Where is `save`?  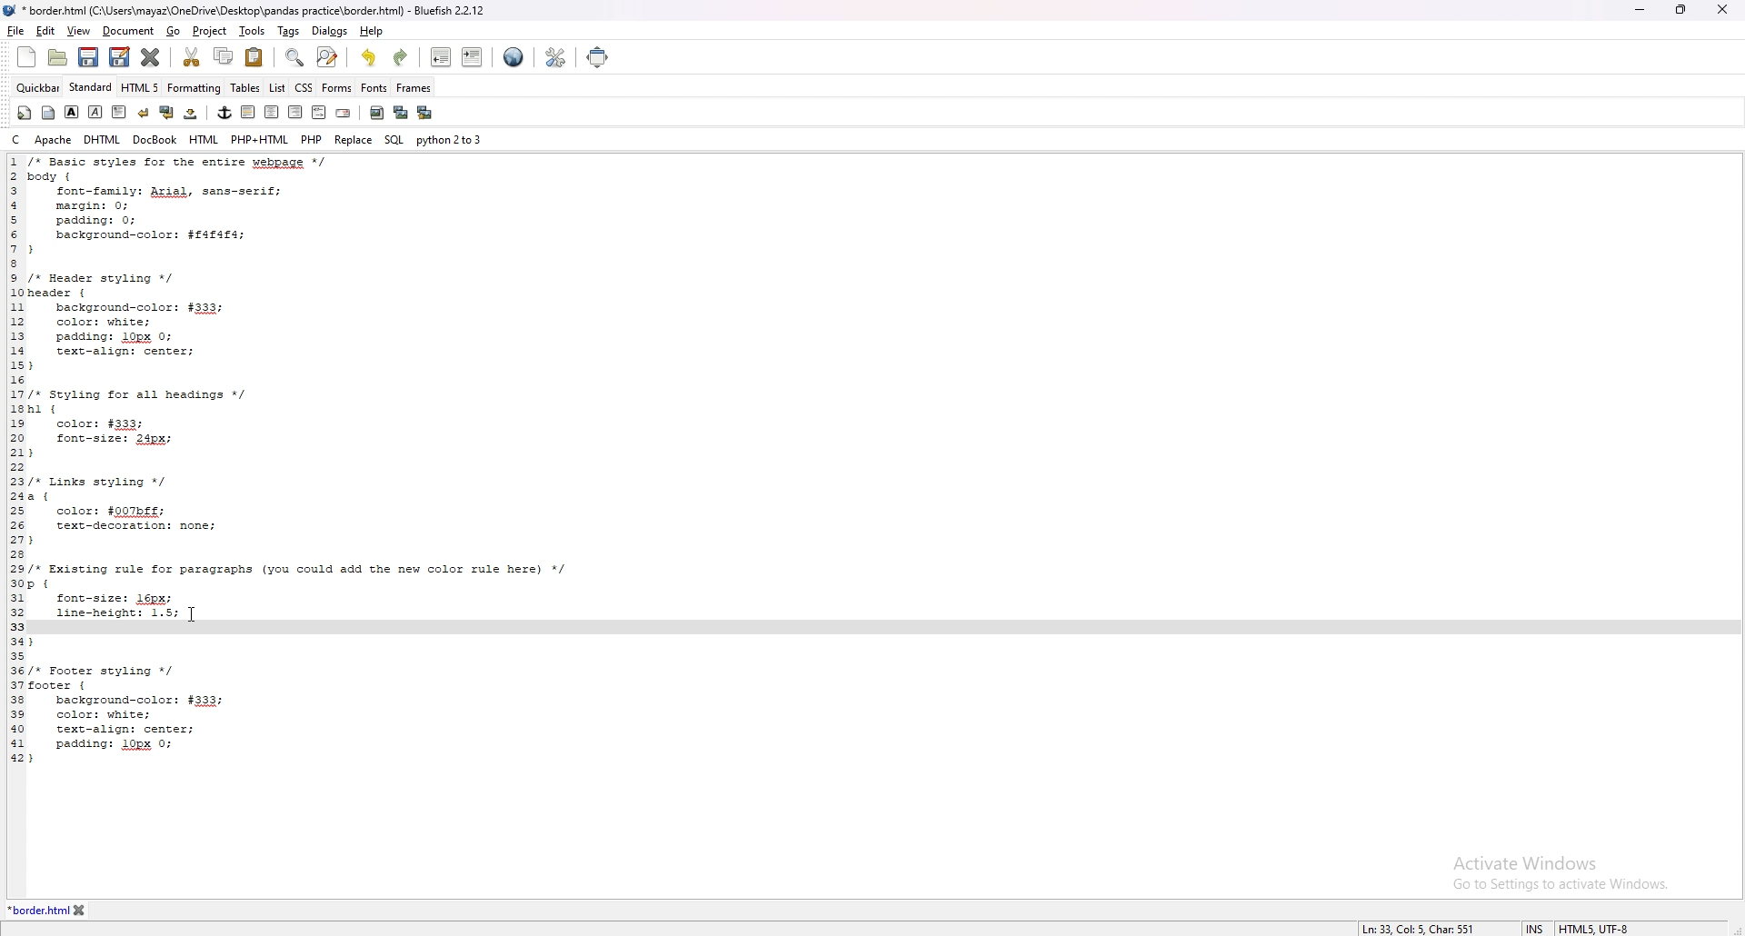 save is located at coordinates (89, 57).